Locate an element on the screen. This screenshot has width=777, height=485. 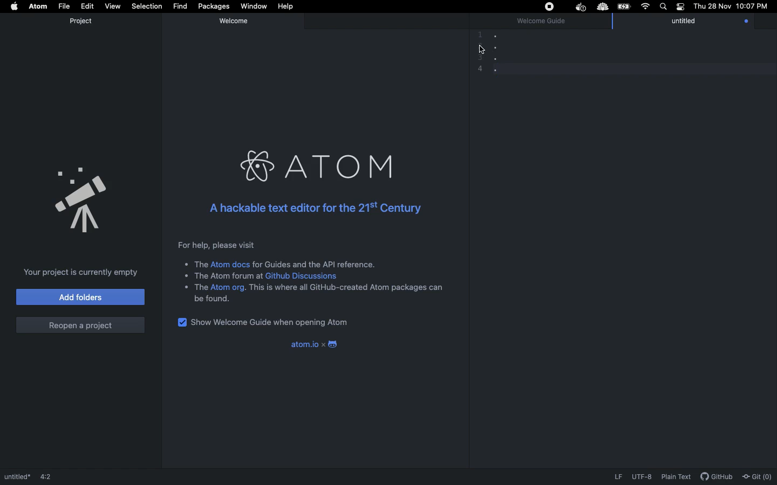
Git  is located at coordinates (758, 474).